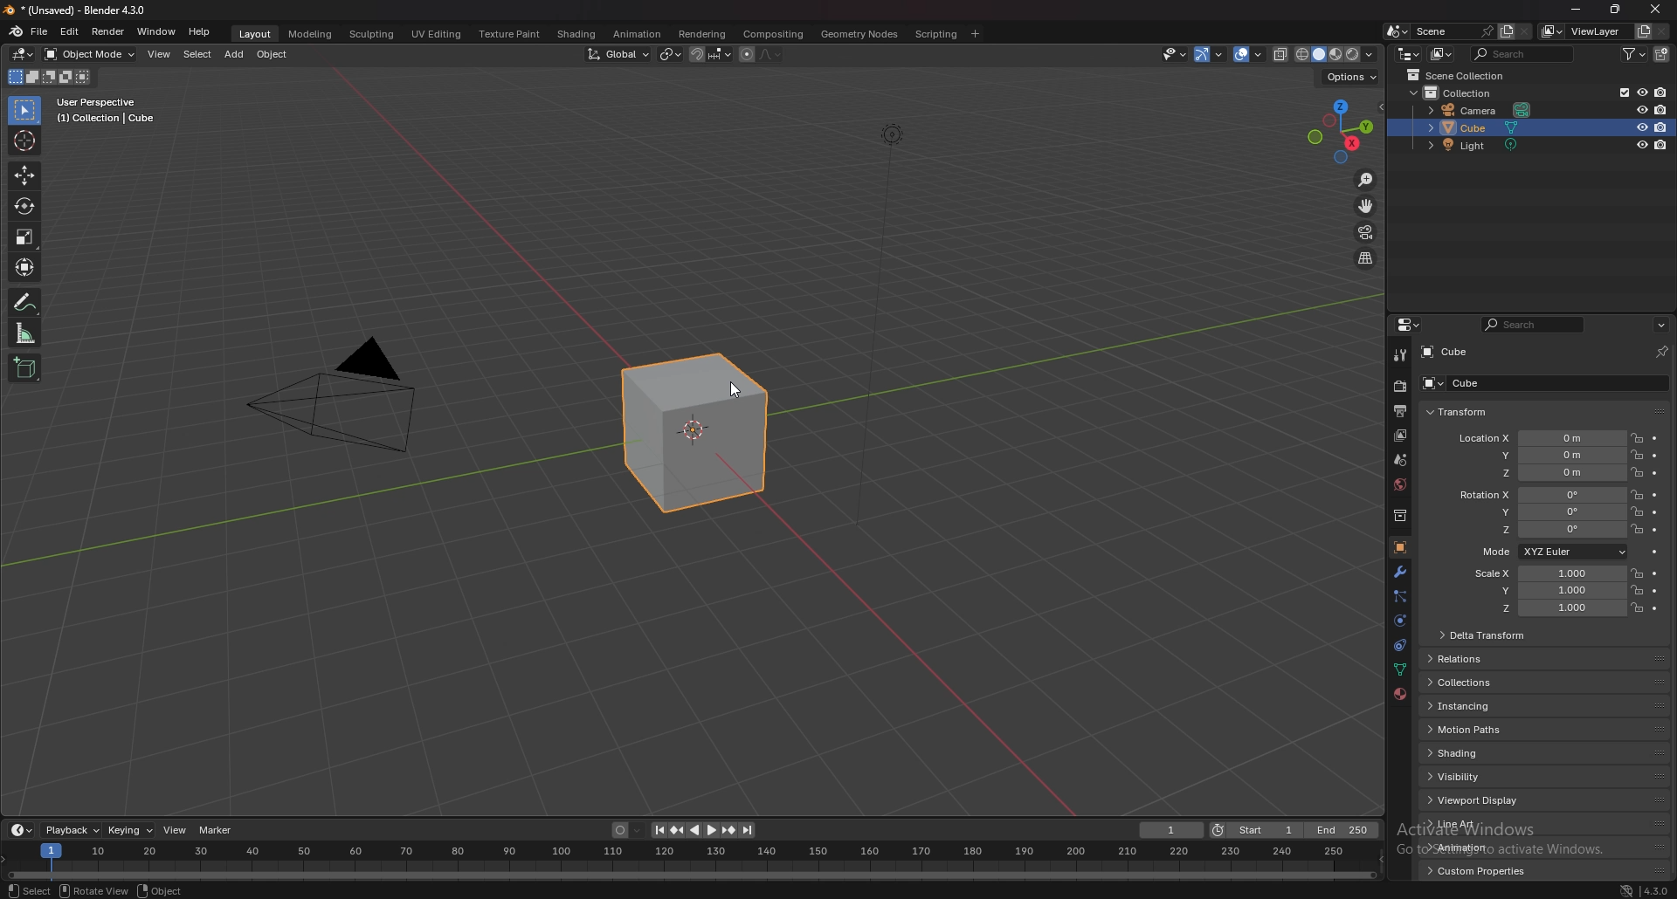 The image size is (1677, 899). I want to click on line art, so click(1472, 825).